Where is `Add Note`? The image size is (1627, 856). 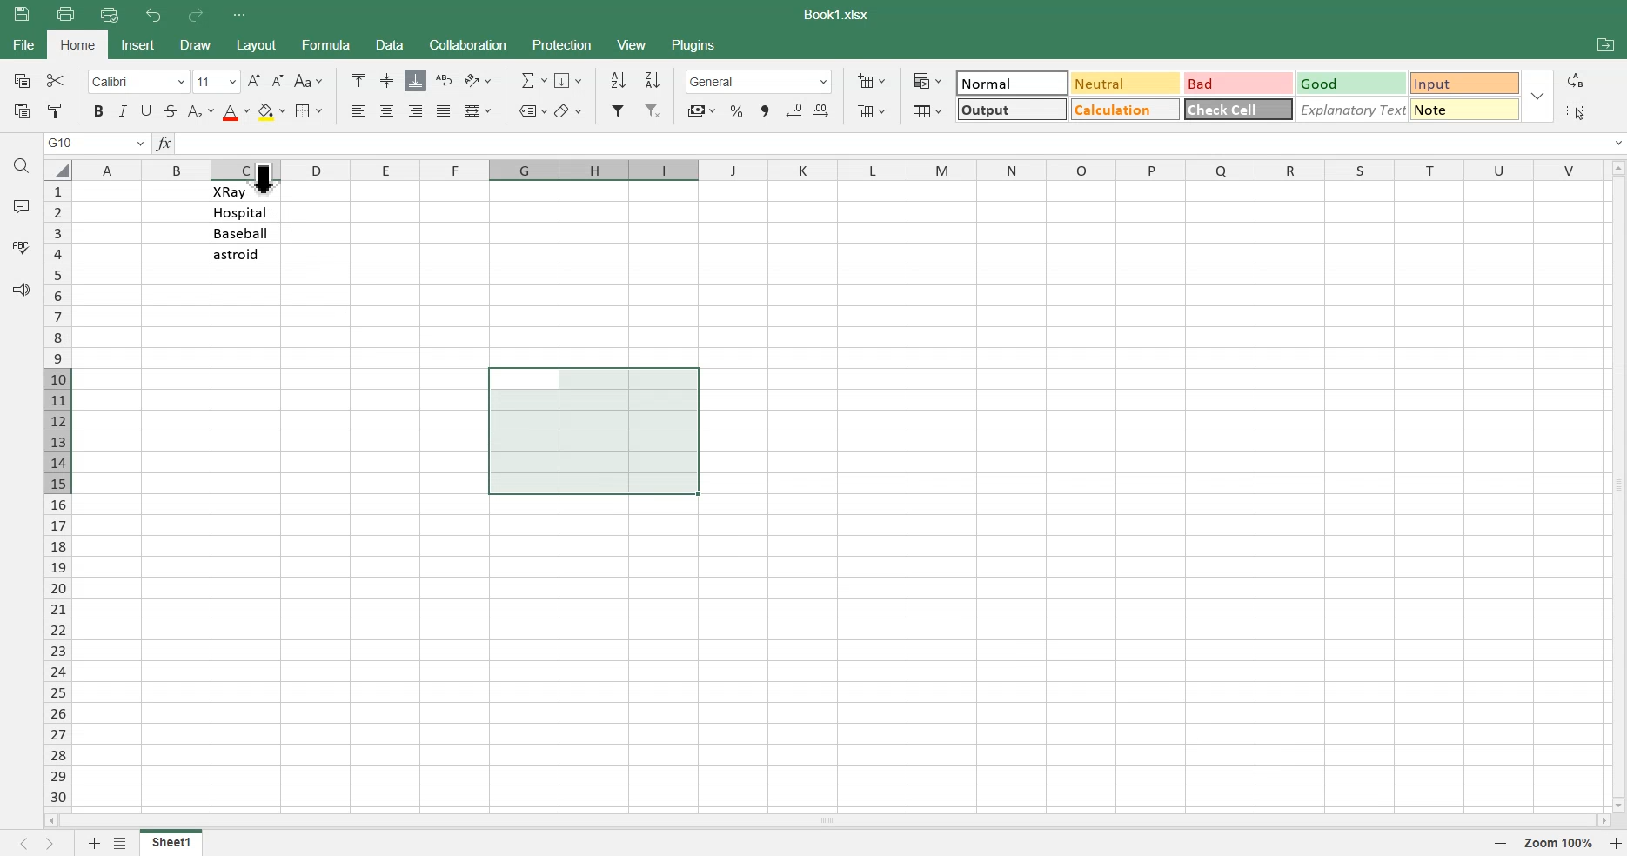 Add Note is located at coordinates (19, 205).